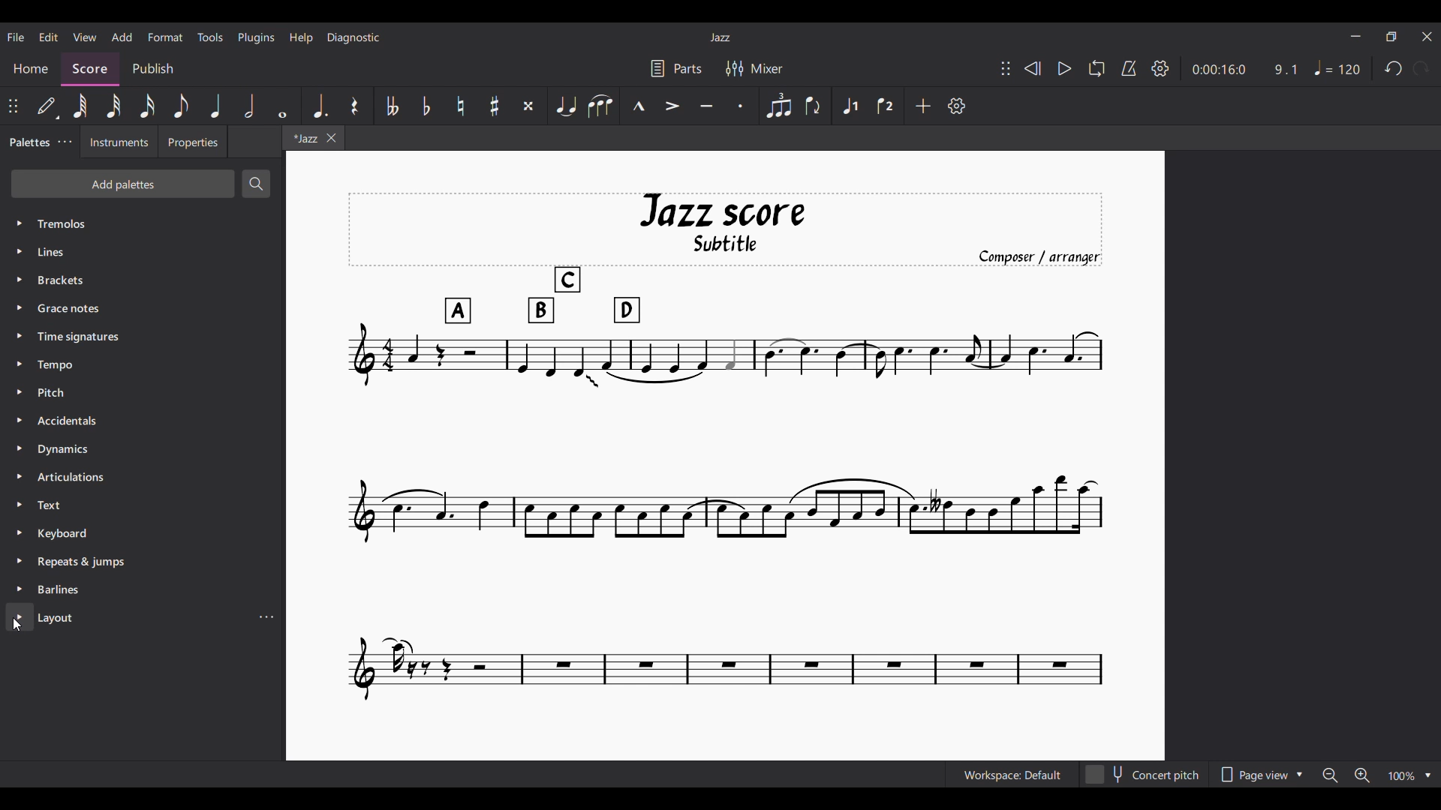 The height and width of the screenshot is (810, 1441). What do you see at coordinates (166, 37) in the screenshot?
I see `Format menu` at bounding box center [166, 37].